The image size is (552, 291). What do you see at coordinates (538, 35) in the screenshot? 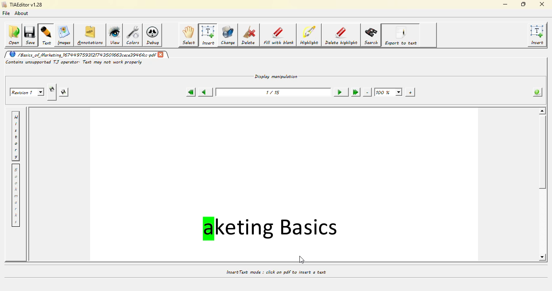
I see `insert` at bounding box center [538, 35].